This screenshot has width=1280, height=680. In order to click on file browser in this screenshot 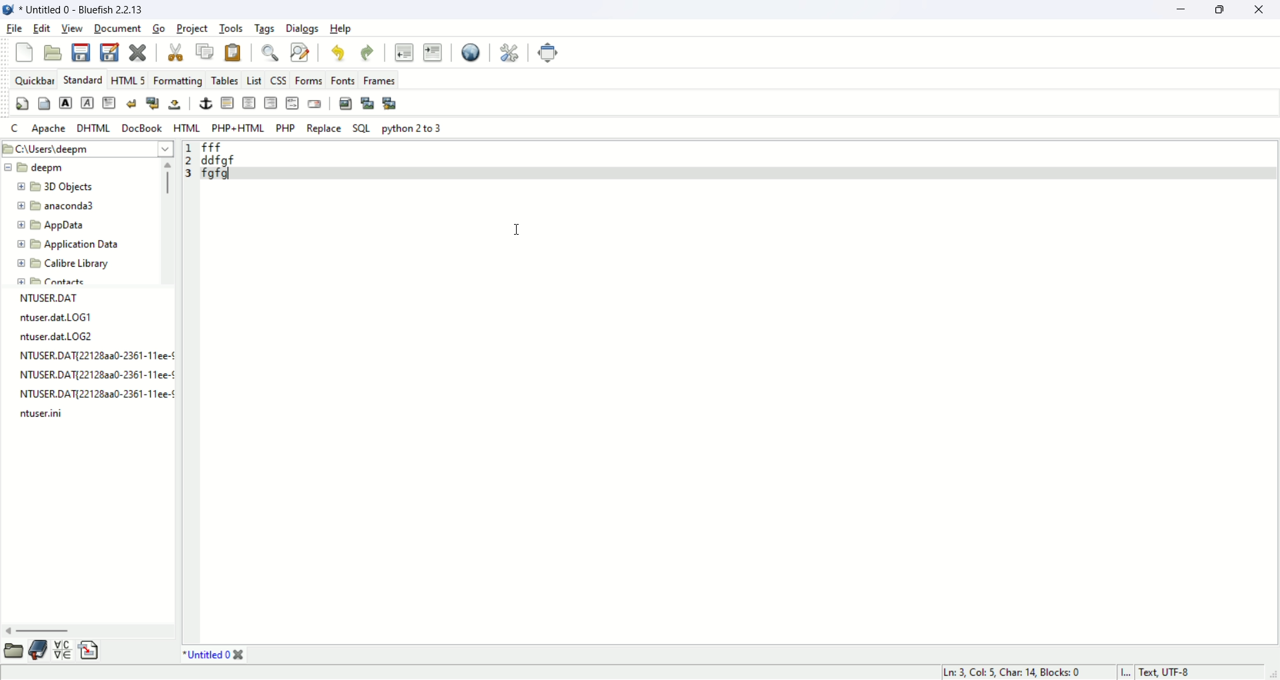, I will do `click(11, 652)`.